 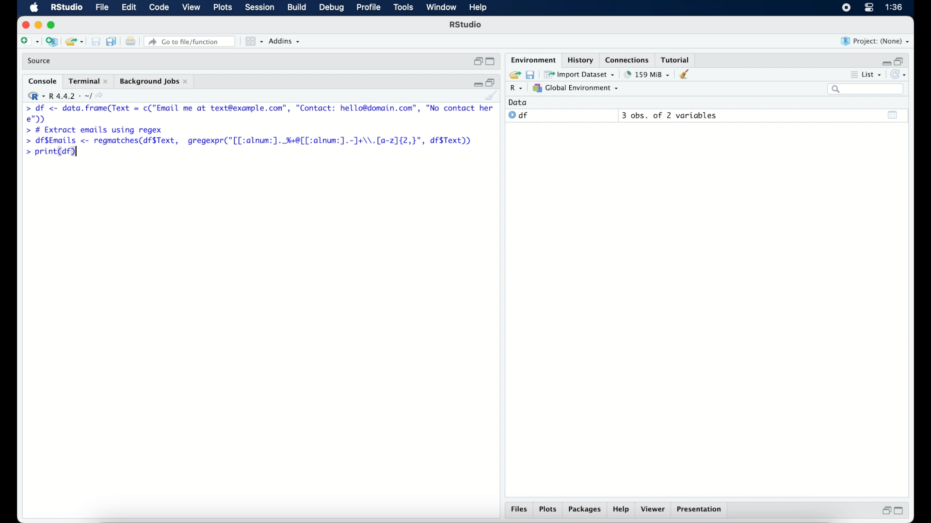 What do you see at coordinates (96, 41) in the screenshot?
I see `print` at bounding box center [96, 41].